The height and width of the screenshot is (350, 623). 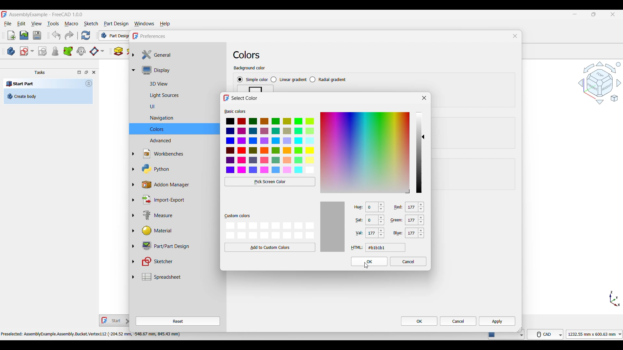 I want to click on 255, so click(x=375, y=234).